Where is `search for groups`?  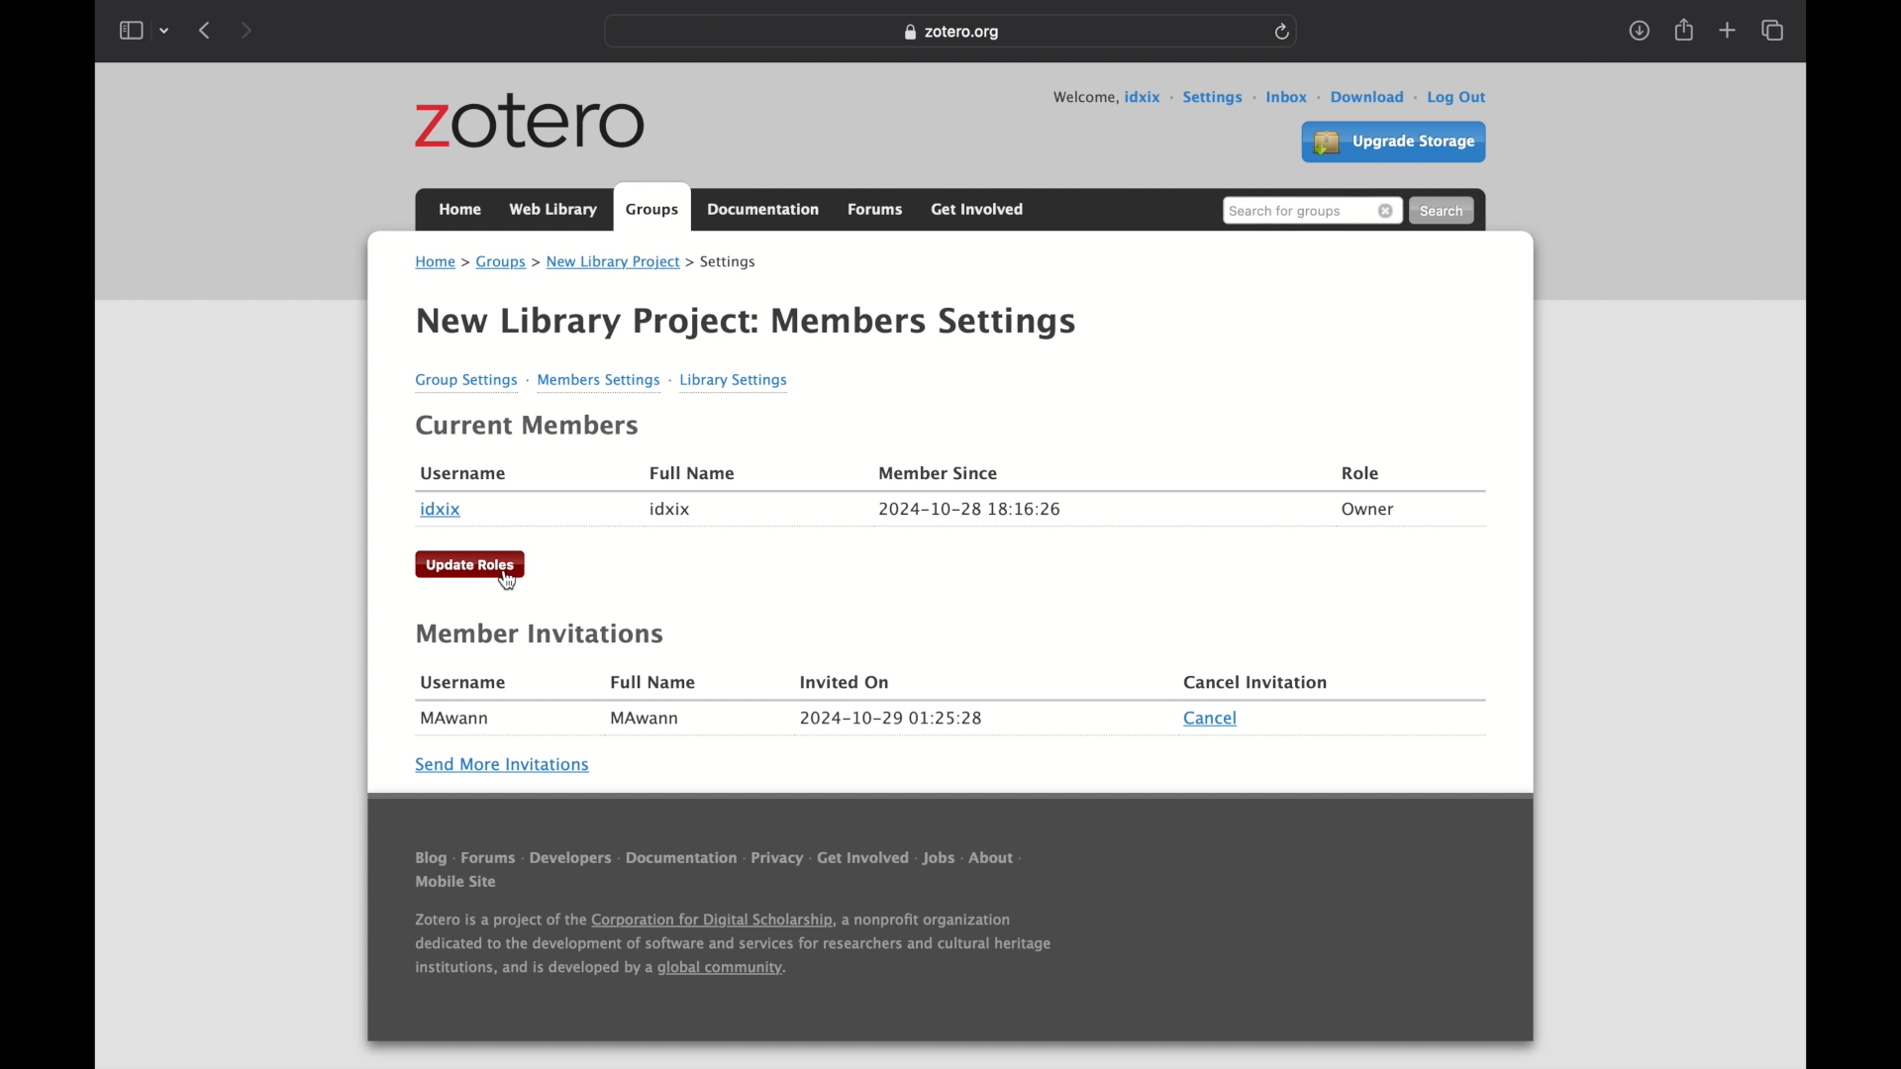 search for groups is located at coordinates (1312, 210).